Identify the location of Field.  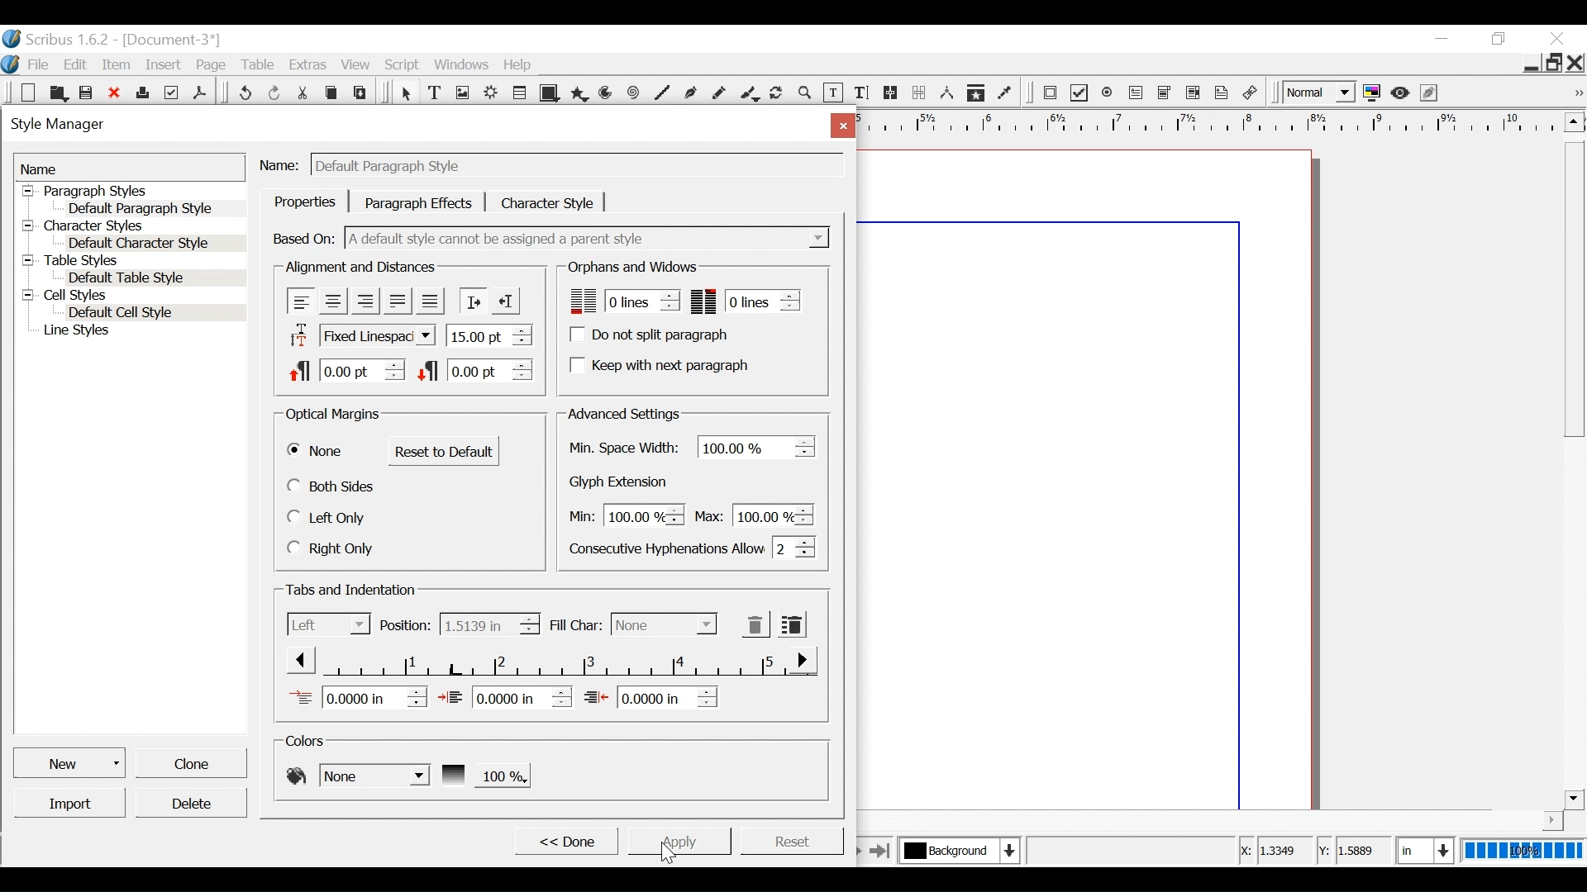
(576, 166).